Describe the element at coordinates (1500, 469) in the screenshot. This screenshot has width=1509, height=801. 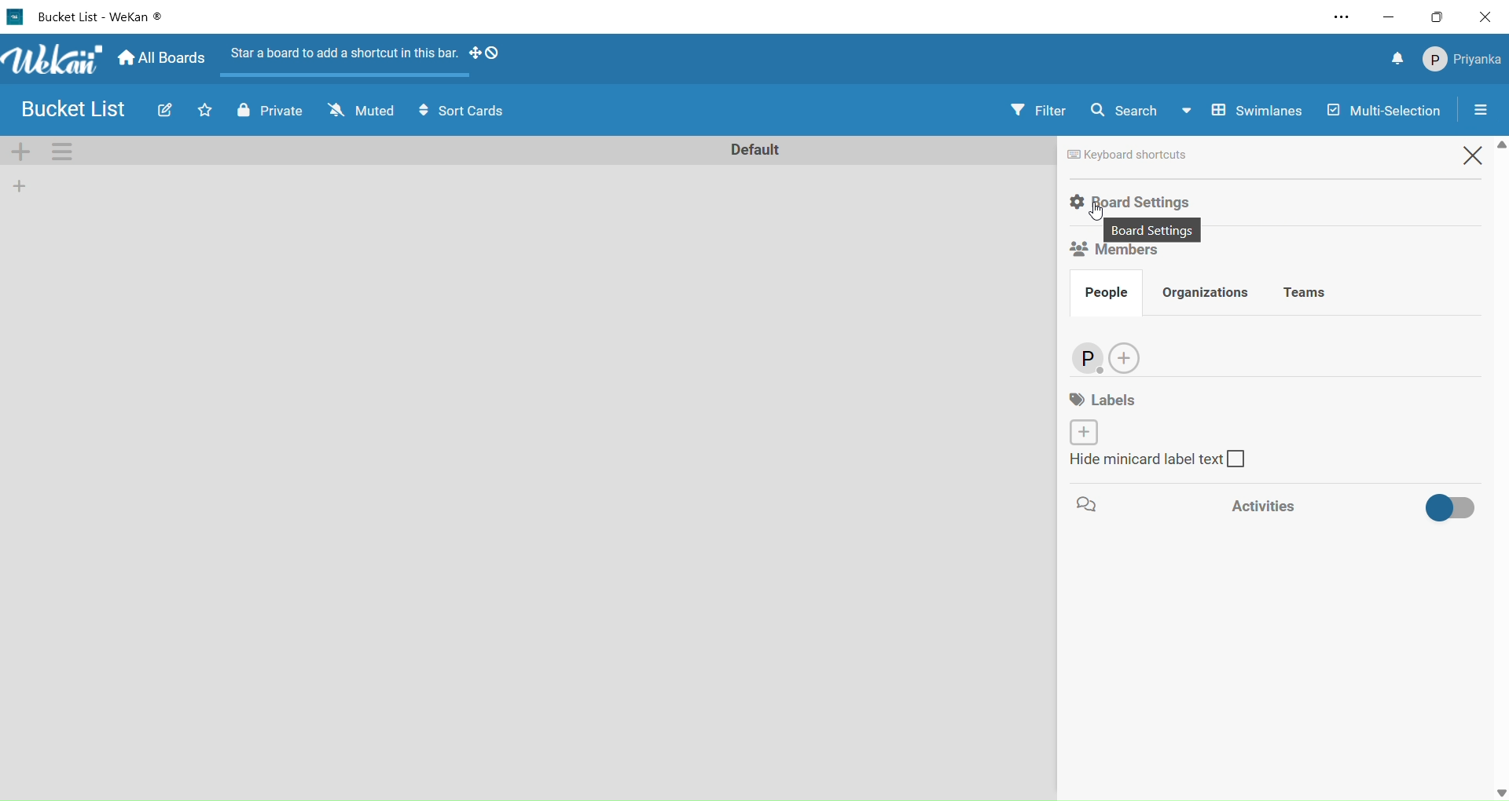
I see `vertical scroll bar` at that location.